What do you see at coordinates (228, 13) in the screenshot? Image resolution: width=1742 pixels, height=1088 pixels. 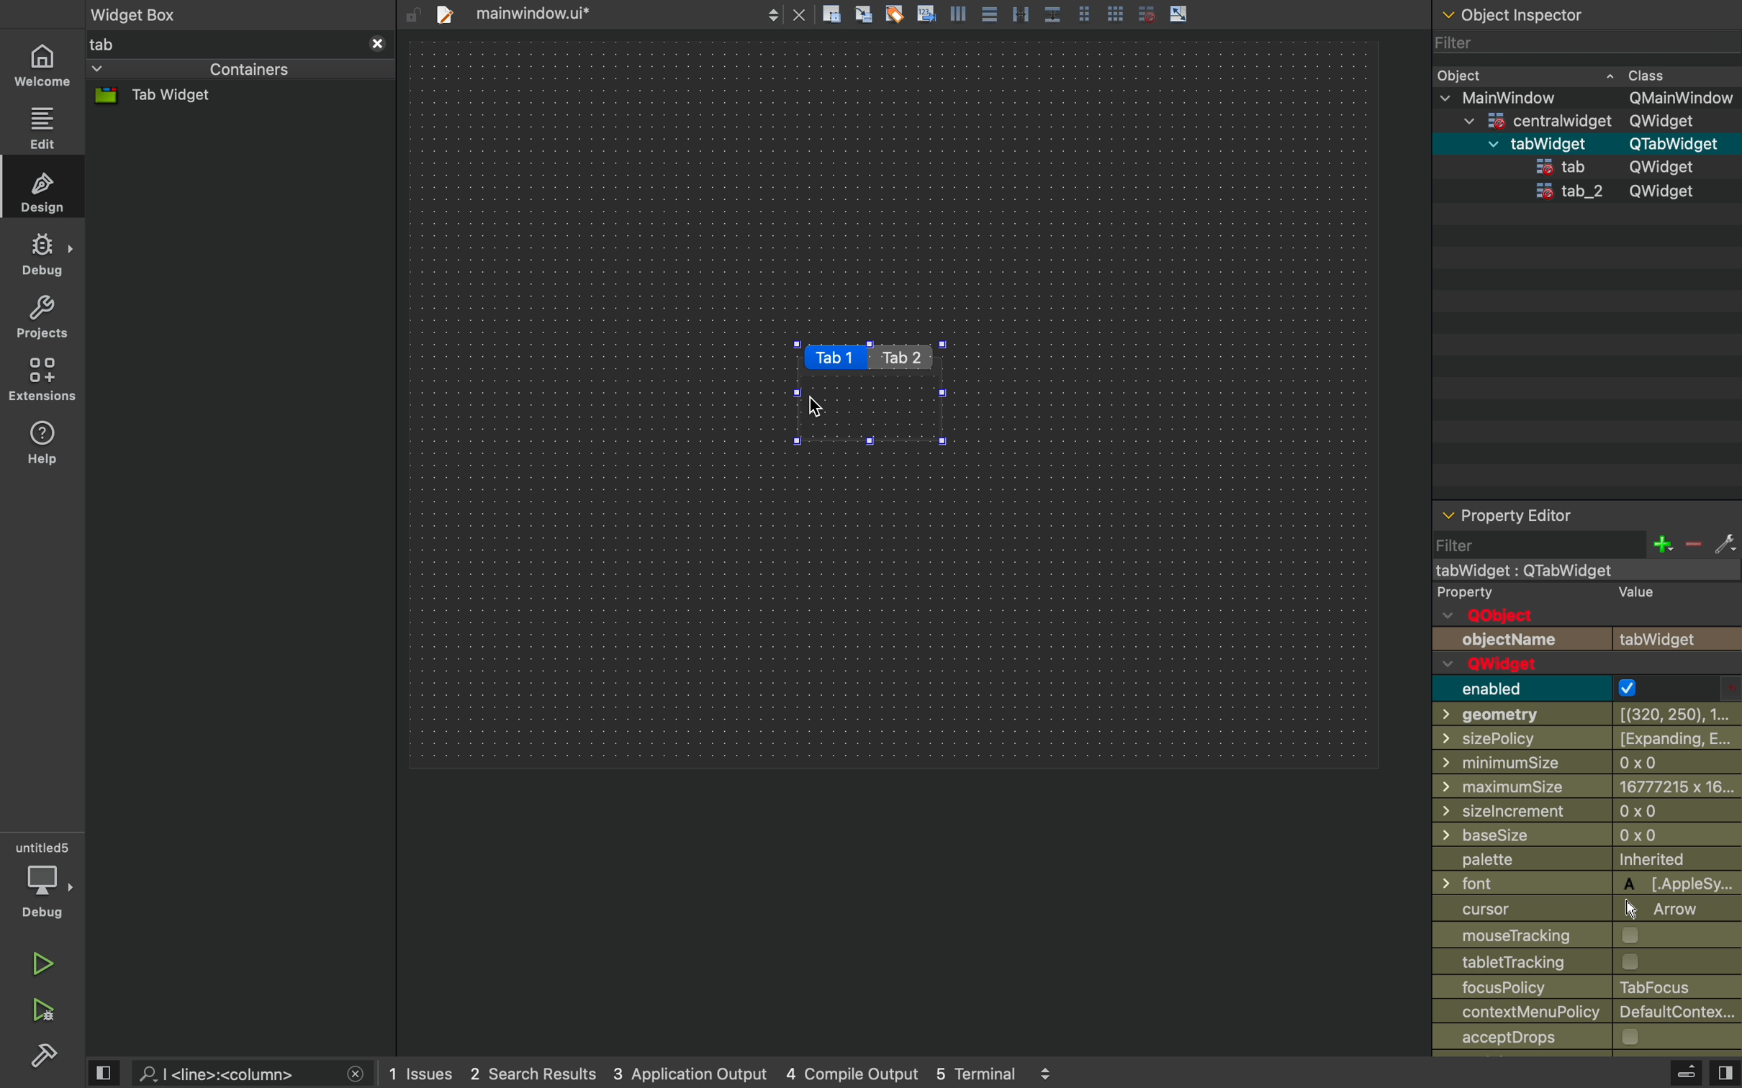 I see `widget box` at bounding box center [228, 13].